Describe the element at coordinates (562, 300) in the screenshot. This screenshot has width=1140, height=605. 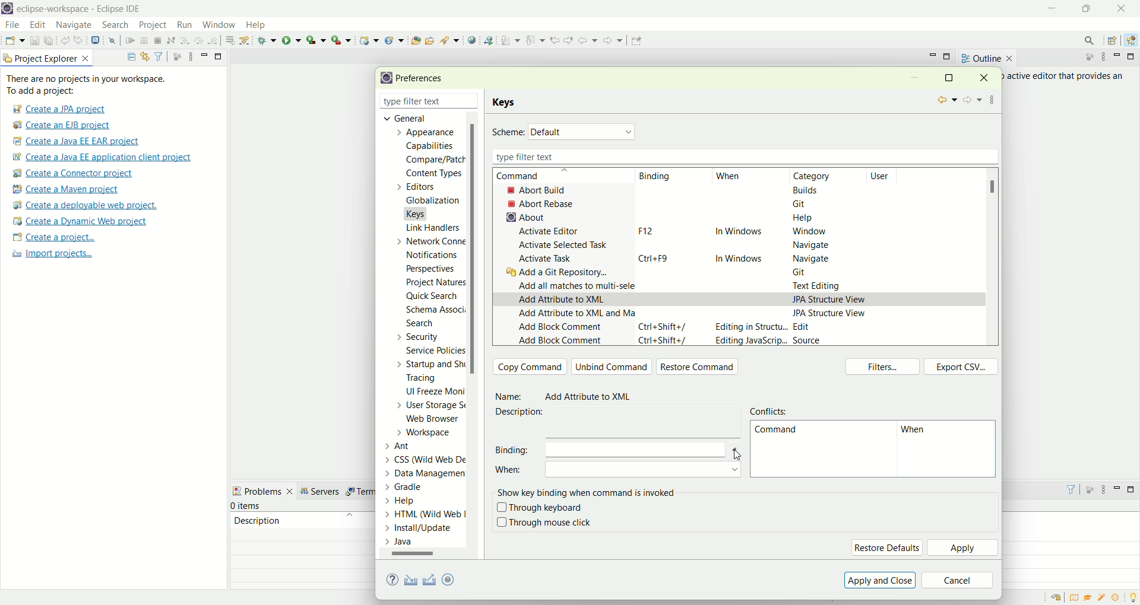
I see `add attribute to XML` at that location.